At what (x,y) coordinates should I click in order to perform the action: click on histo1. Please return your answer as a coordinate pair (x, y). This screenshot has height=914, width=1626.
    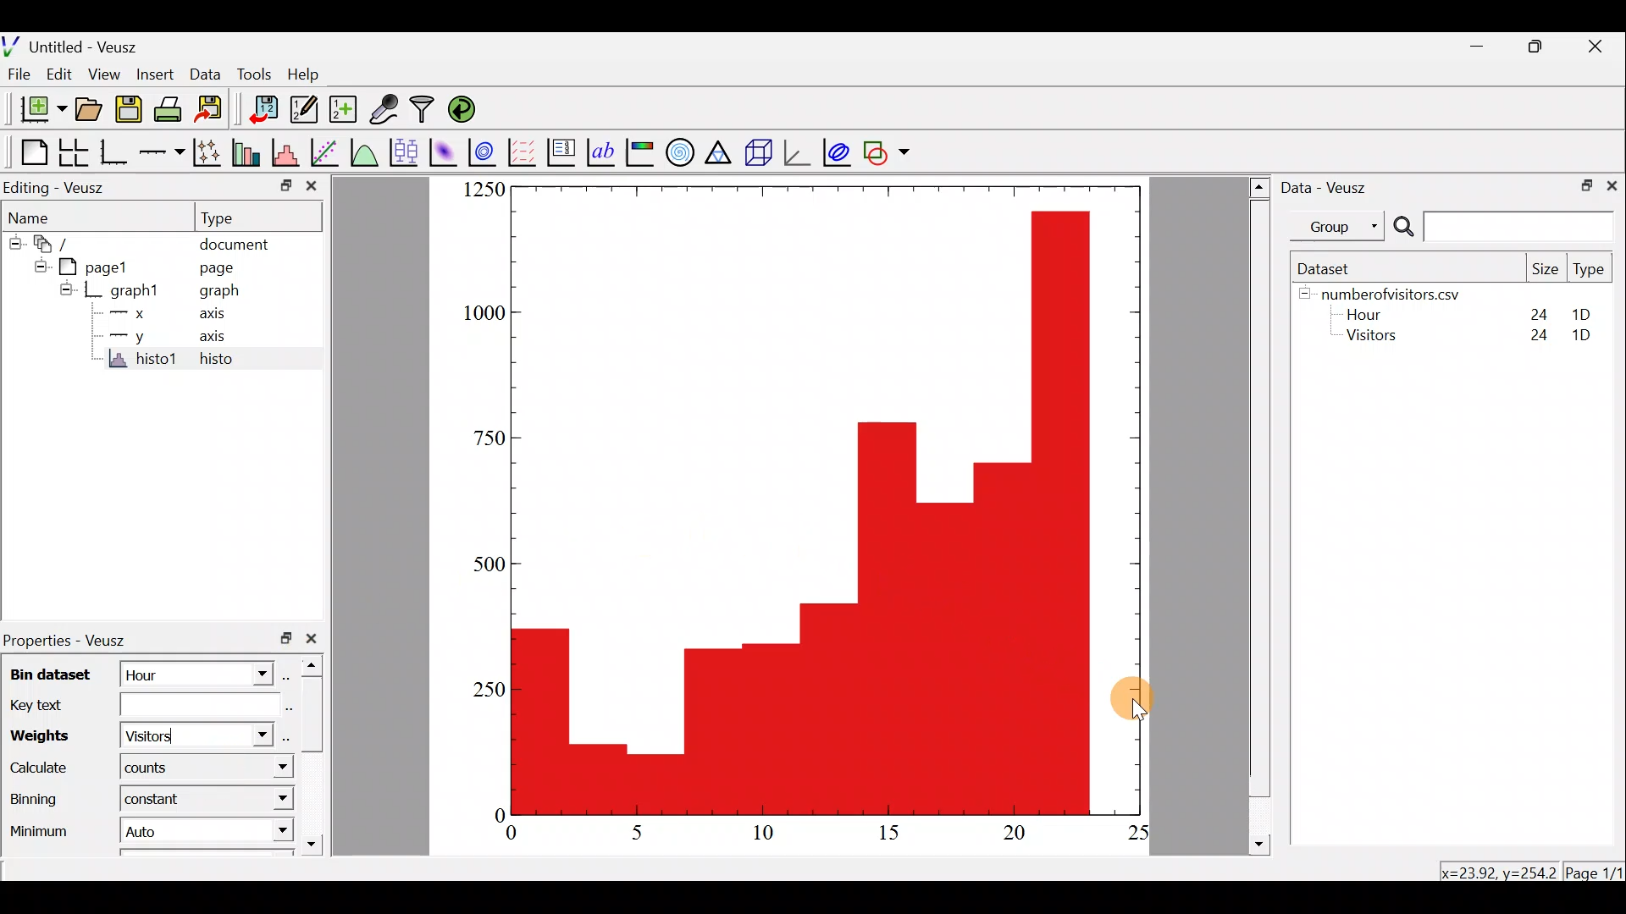
    Looking at the image, I should click on (137, 361).